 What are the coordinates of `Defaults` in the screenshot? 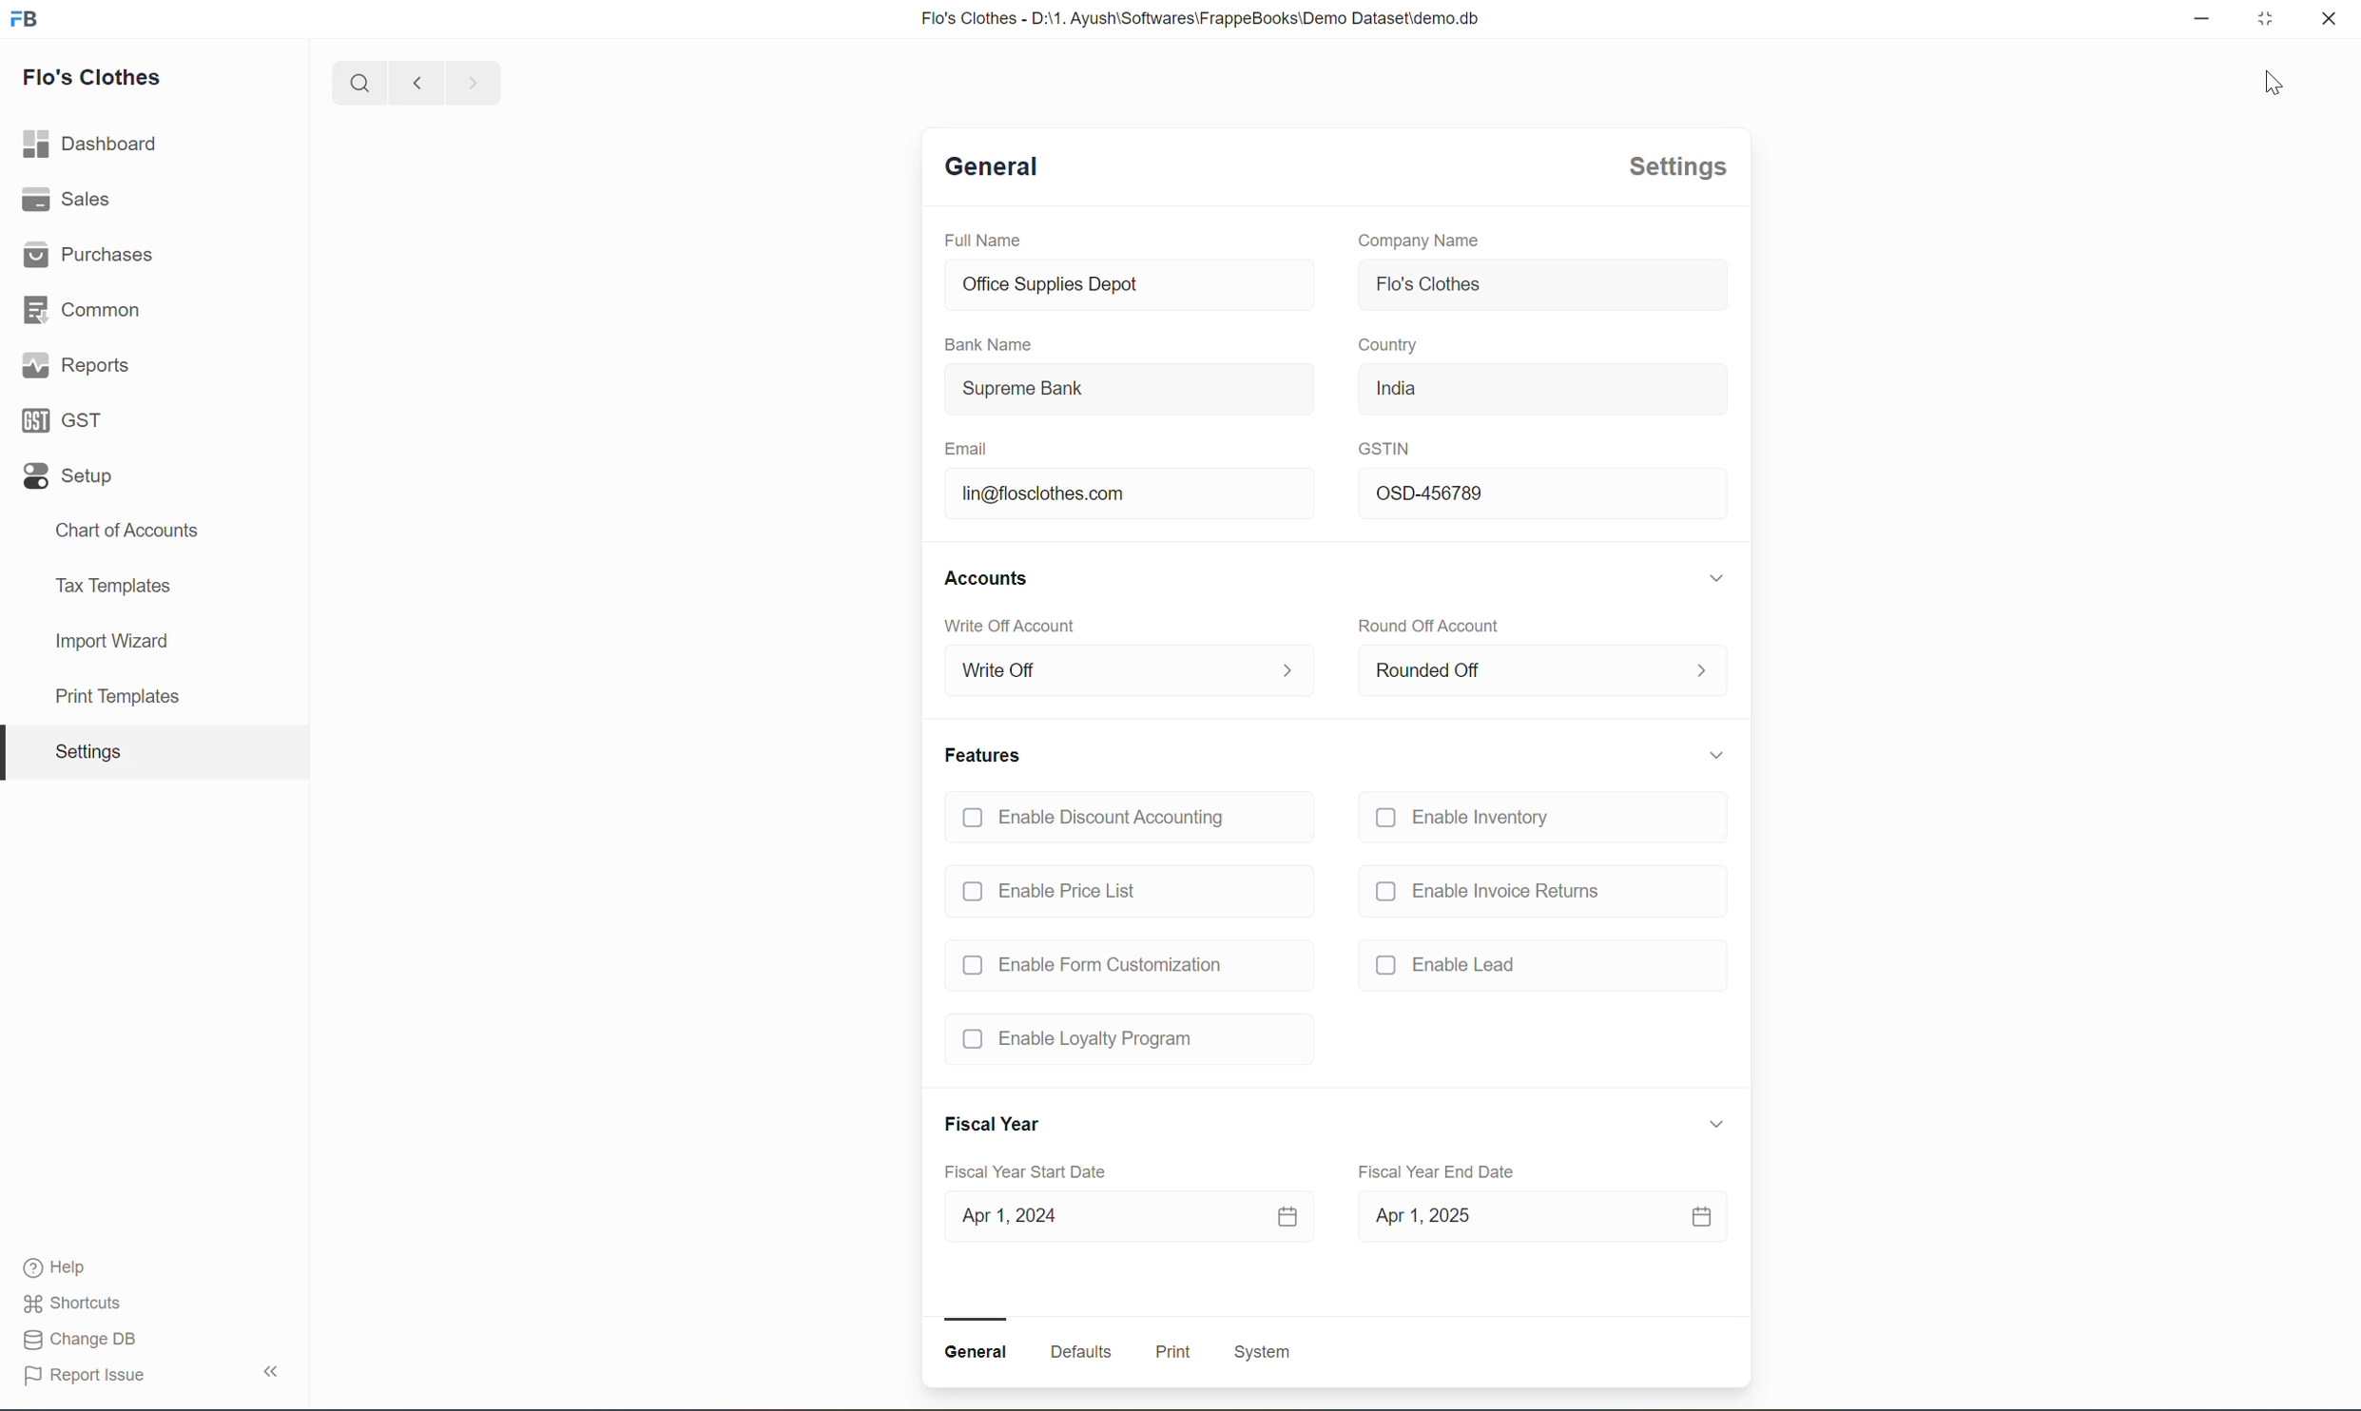 It's located at (1080, 1351).